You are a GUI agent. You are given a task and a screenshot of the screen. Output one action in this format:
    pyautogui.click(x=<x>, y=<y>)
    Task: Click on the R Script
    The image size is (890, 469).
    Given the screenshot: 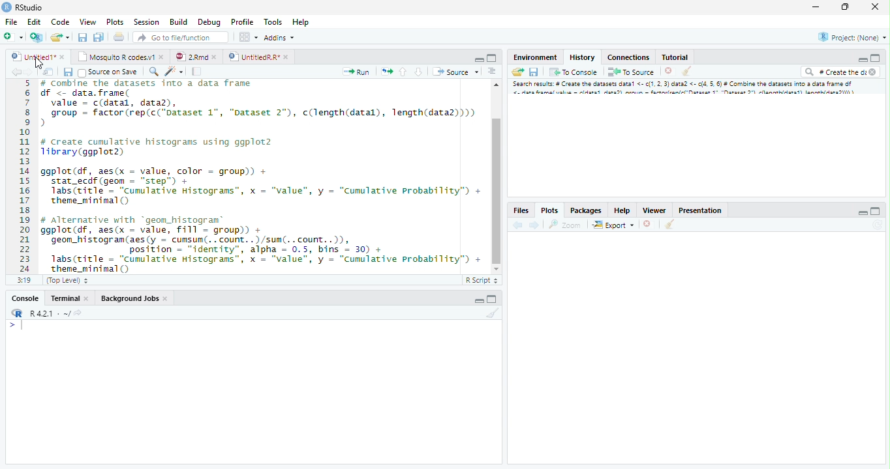 What is the action you would take?
    pyautogui.click(x=482, y=280)
    